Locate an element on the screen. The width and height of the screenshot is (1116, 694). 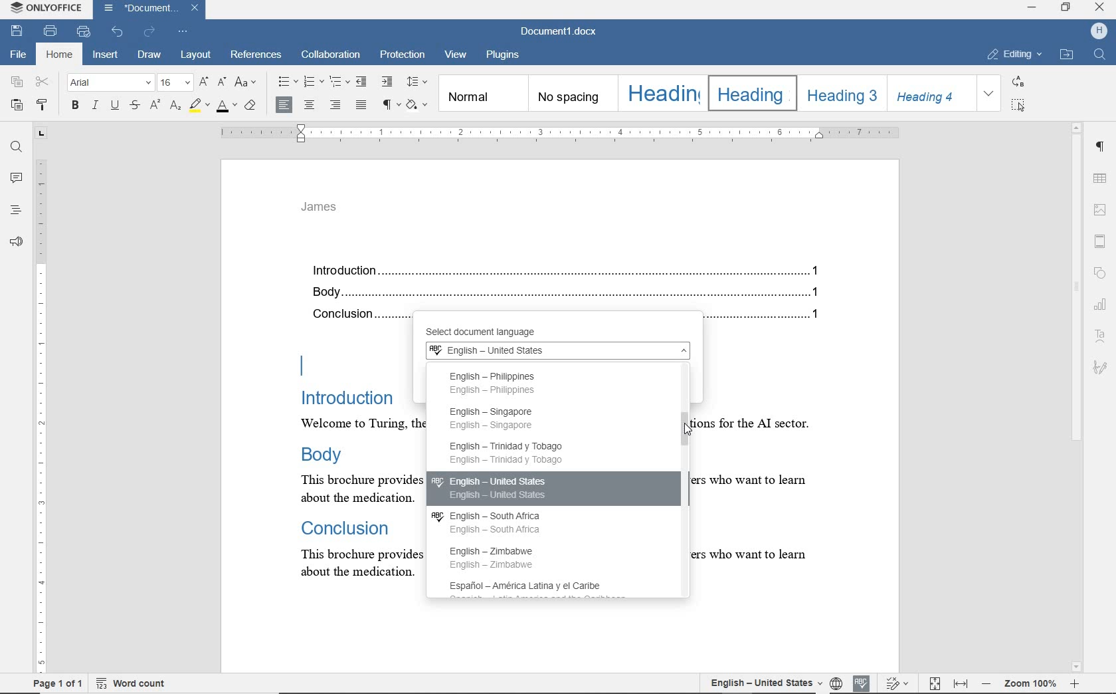
home is located at coordinates (58, 55).